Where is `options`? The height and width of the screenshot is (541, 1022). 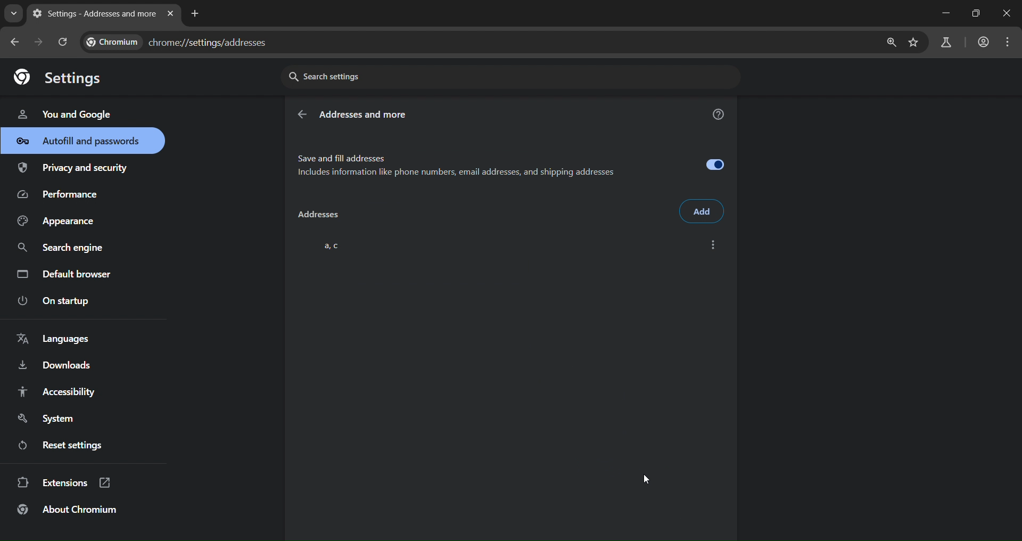 options is located at coordinates (712, 245).